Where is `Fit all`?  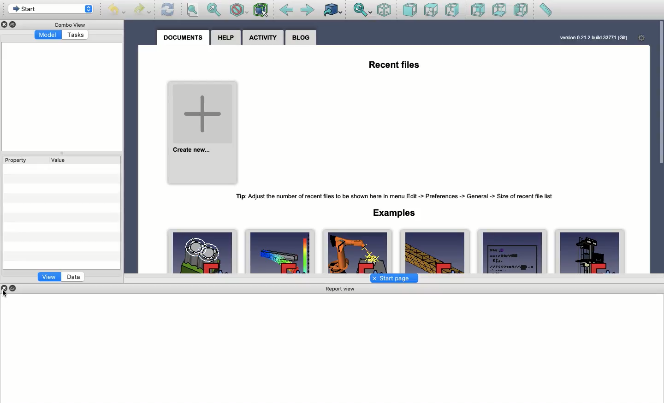
Fit all is located at coordinates (193, 10).